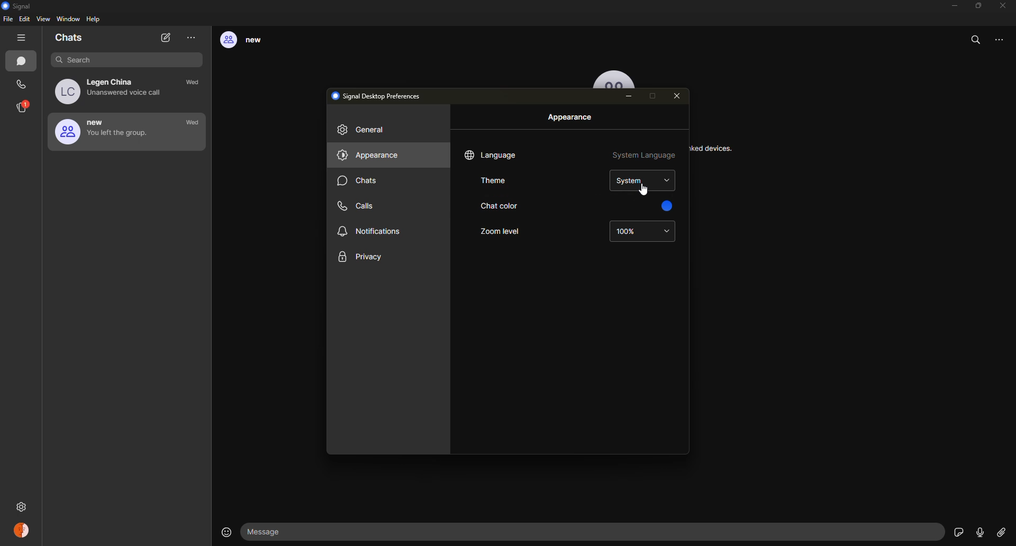 This screenshot has height=546, width=1016. Describe the element at coordinates (679, 96) in the screenshot. I see `close` at that location.